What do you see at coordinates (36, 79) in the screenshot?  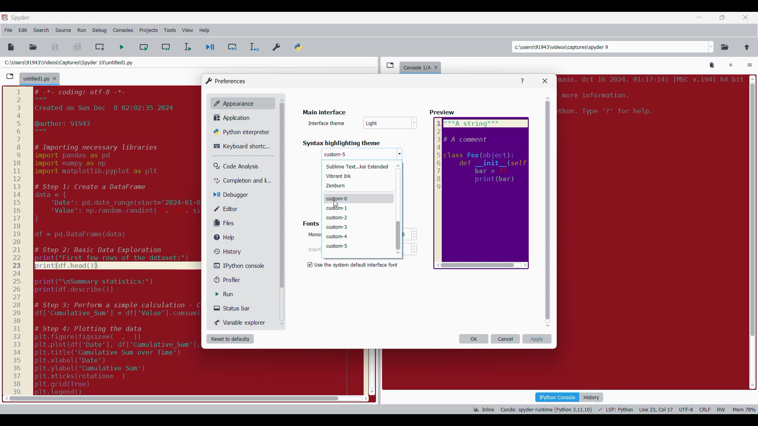 I see `Current tab` at bounding box center [36, 79].